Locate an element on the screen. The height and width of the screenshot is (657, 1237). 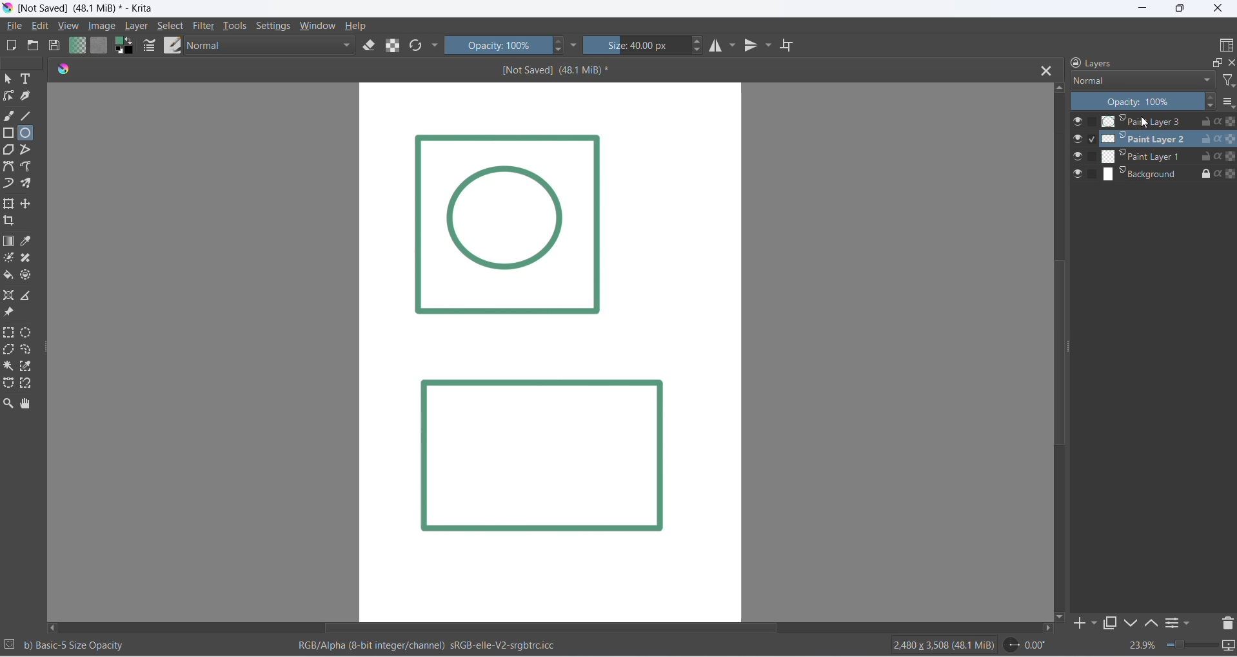
patch tool is located at coordinates (30, 258).